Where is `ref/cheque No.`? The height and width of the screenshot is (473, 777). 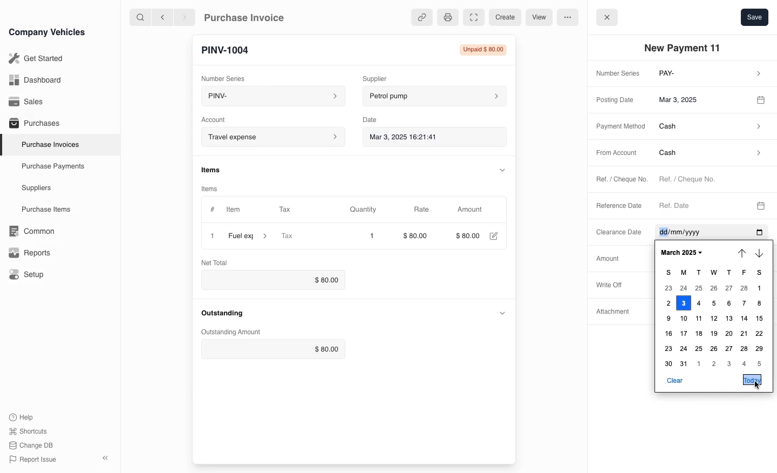
ref/cheque No. is located at coordinates (709, 180).